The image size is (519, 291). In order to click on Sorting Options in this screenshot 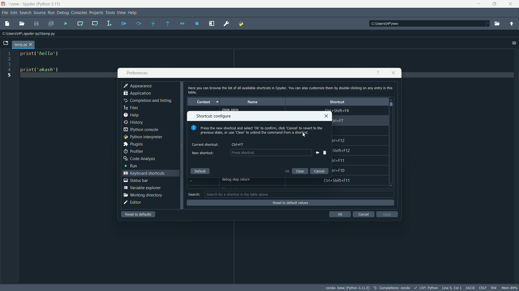, I will do `click(218, 102)`.